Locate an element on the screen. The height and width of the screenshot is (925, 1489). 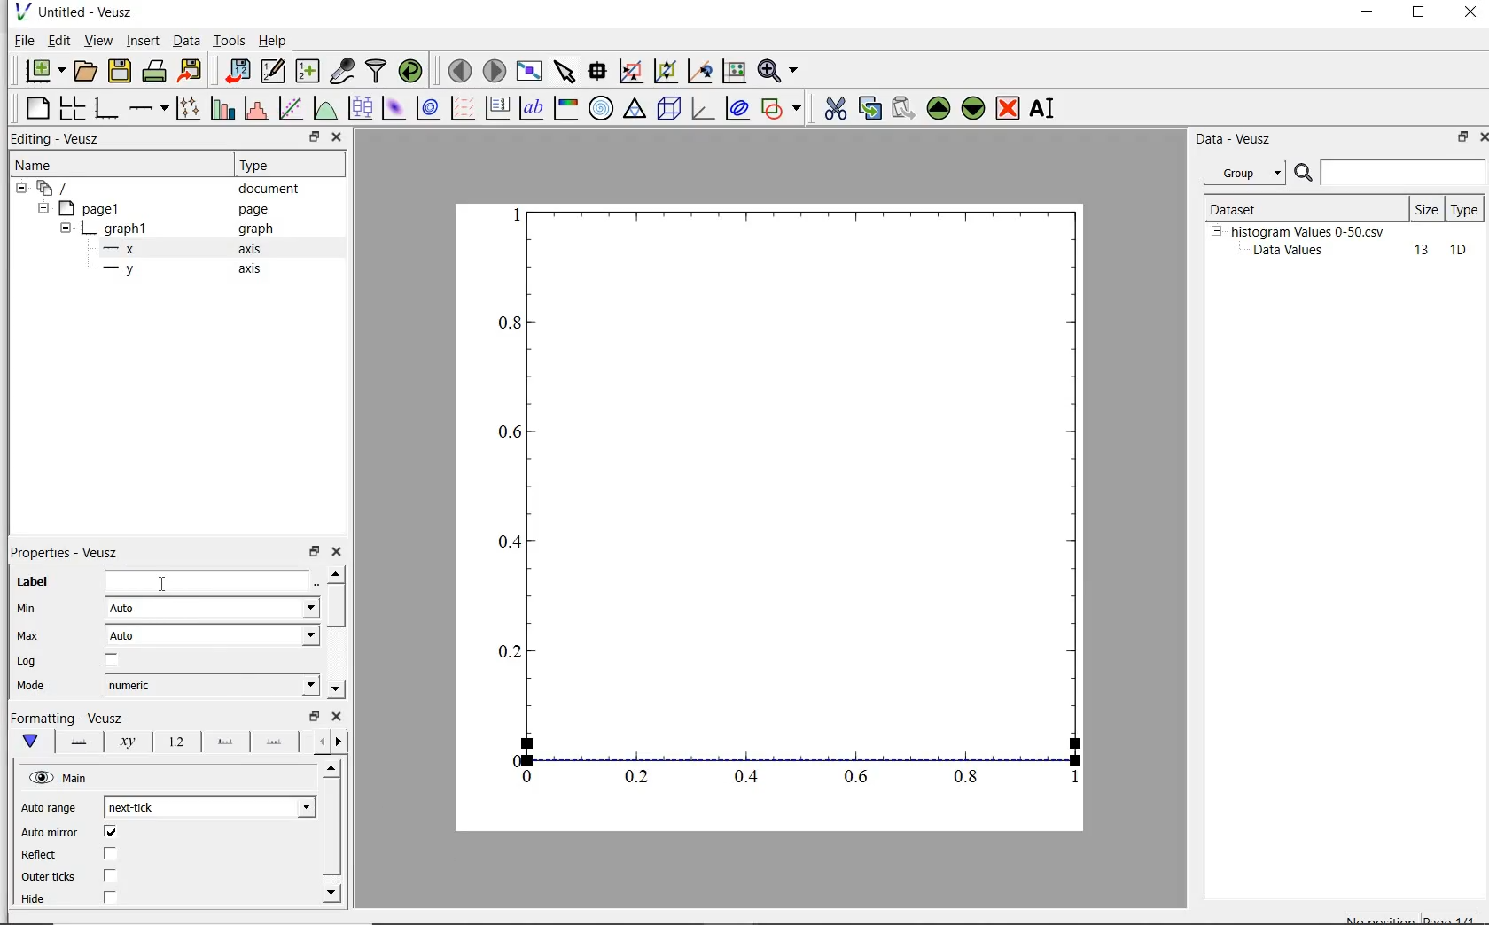
main formatting is located at coordinates (33, 742).